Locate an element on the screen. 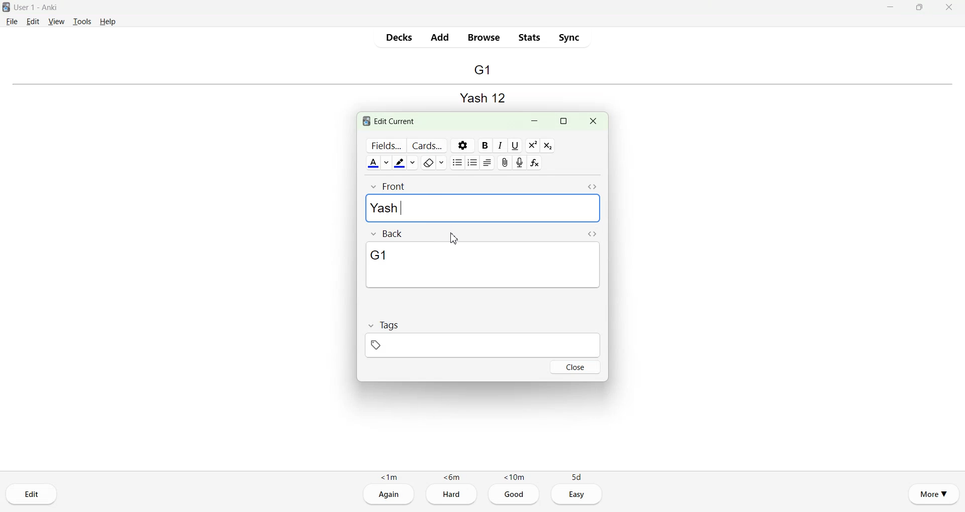 The width and height of the screenshot is (965, 512). Add is located at coordinates (439, 37).